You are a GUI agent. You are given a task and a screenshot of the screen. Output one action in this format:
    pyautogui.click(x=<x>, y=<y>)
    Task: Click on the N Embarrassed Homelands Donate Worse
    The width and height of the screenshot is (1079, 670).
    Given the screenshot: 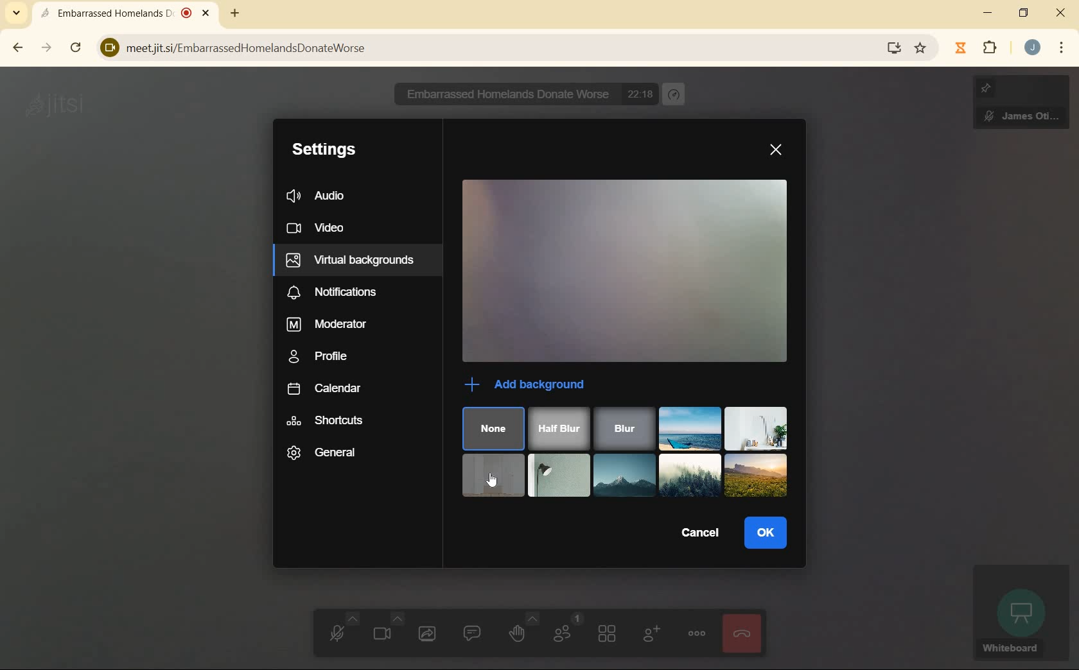 What is the action you would take?
    pyautogui.click(x=499, y=94)
    